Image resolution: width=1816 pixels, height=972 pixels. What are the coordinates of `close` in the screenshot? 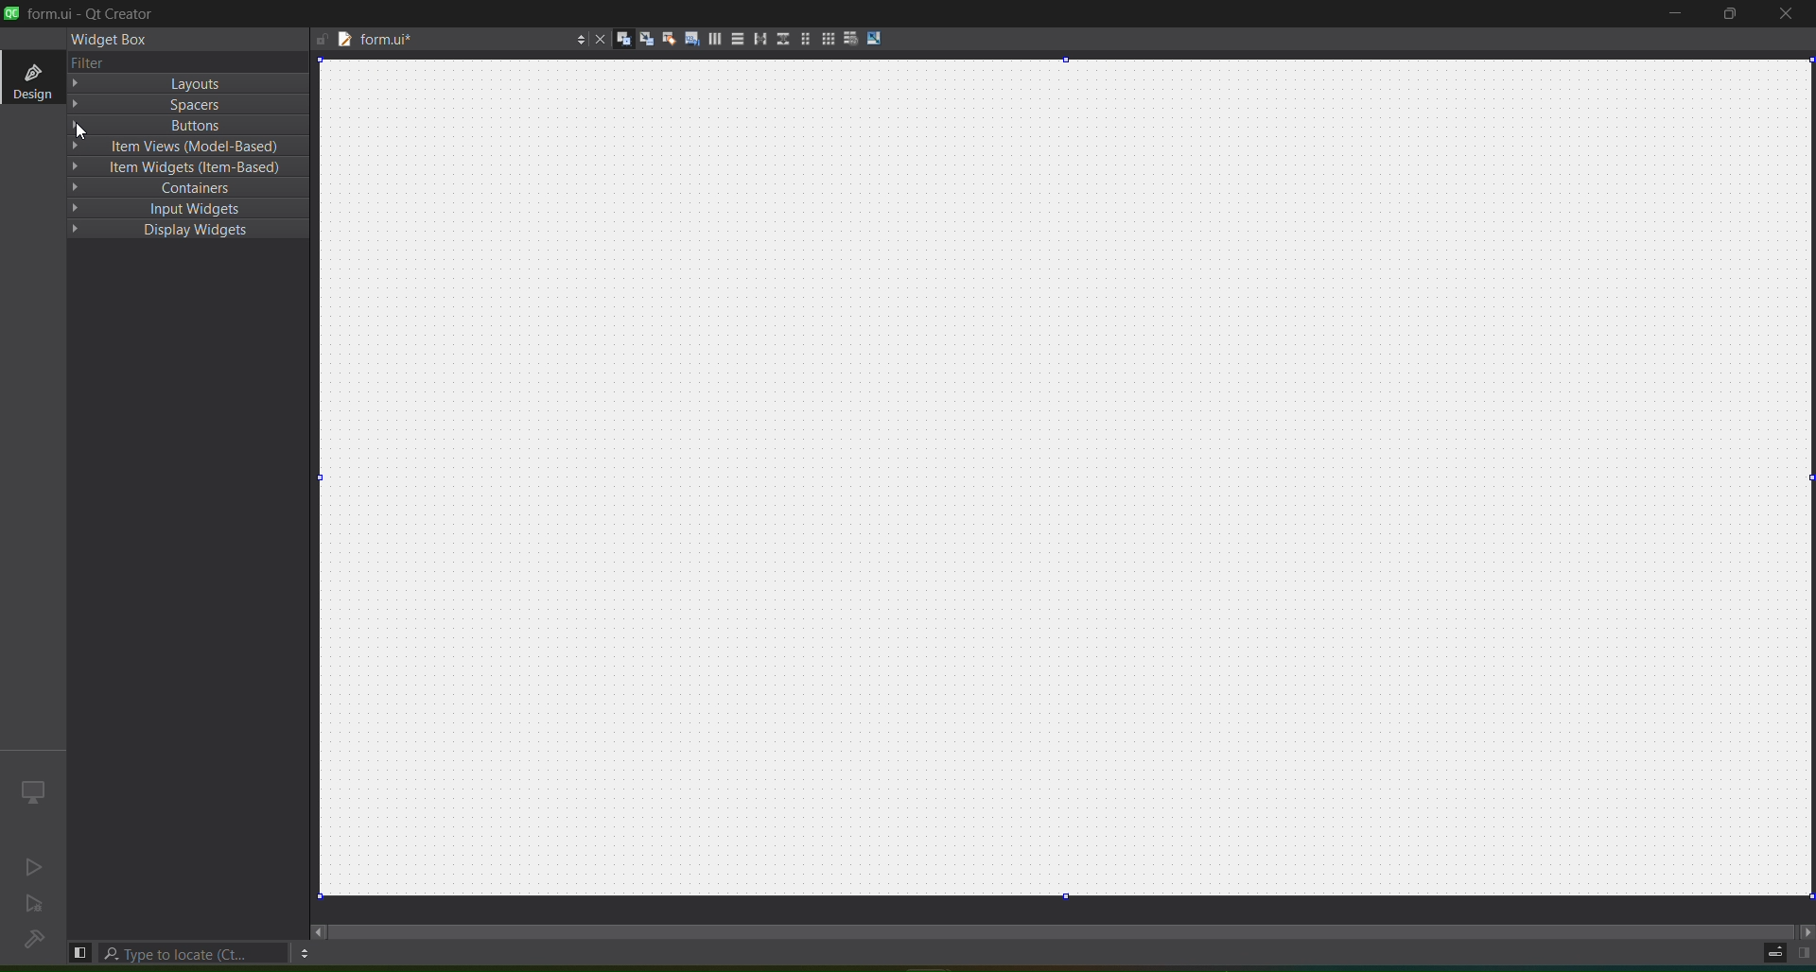 It's located at (1784, 17).